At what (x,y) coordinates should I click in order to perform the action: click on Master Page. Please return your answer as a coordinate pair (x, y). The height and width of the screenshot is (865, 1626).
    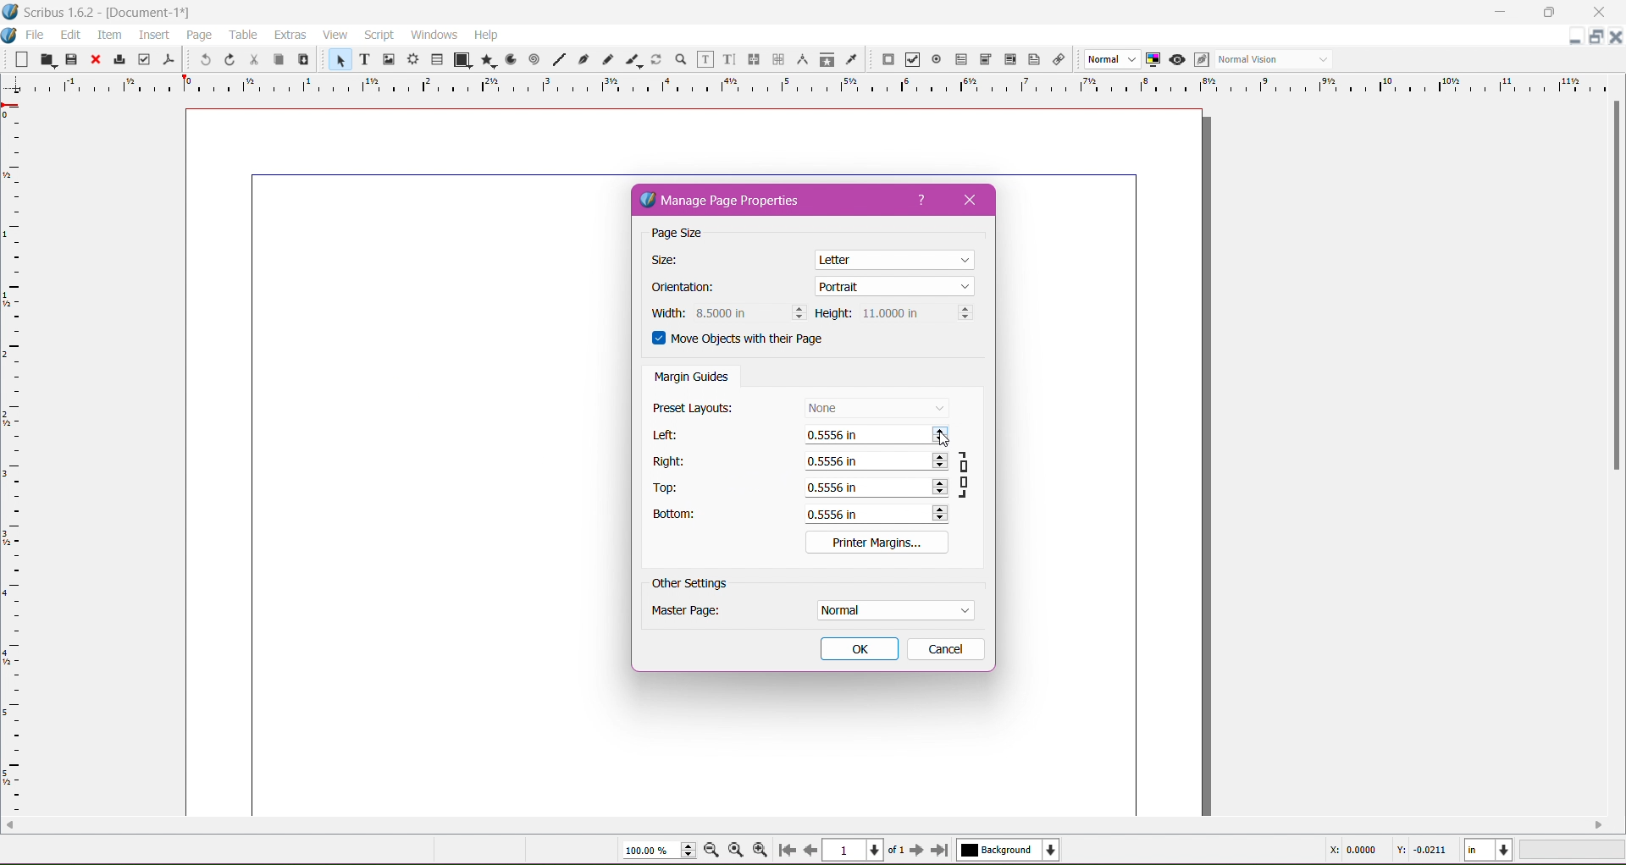
    Looking at the image, I should click on (697, 614).